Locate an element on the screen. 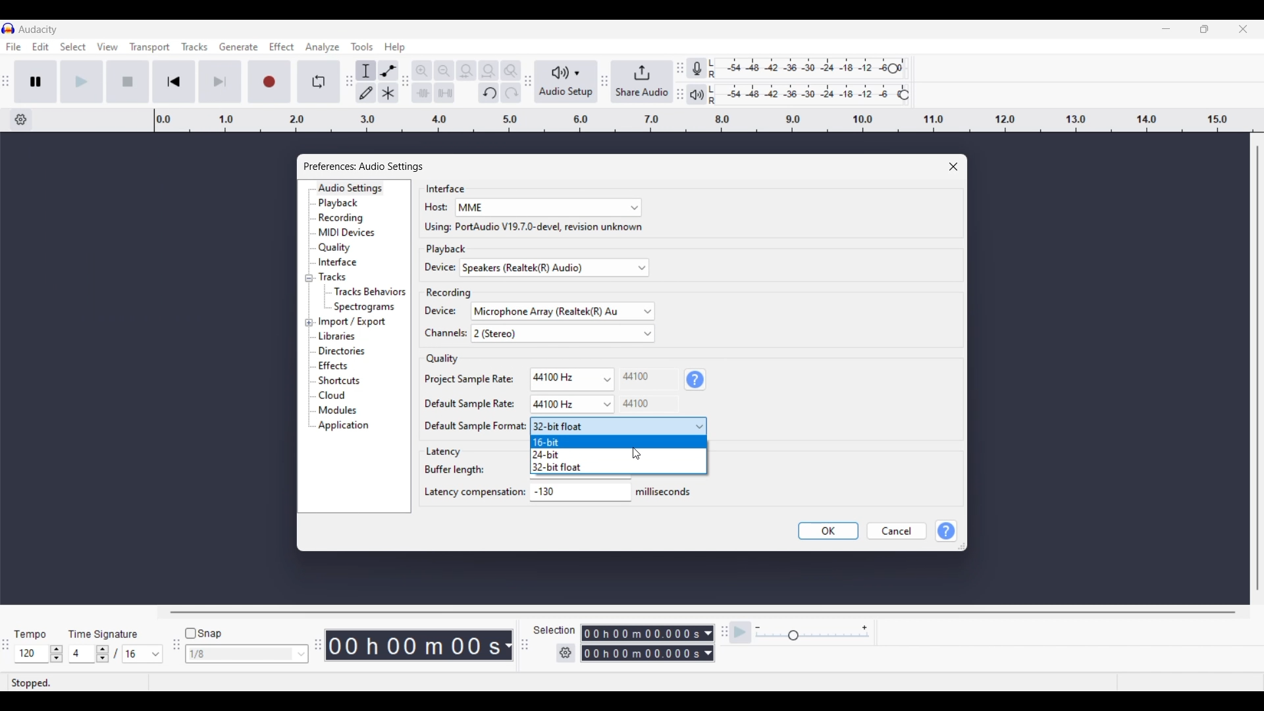 The image size is (1264, 711). | Host: is located at coordinates (429, 208).